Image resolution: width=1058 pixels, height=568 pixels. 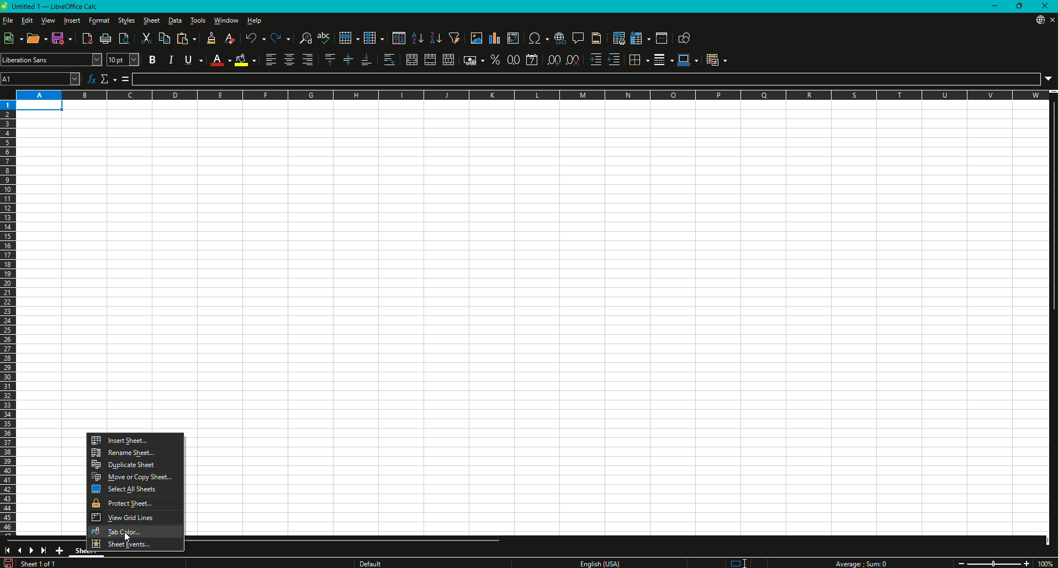 What do you see at coordinates (686, 37) in the screenshot?
I see `Show Draw Function` at bounding box center [686, 37].